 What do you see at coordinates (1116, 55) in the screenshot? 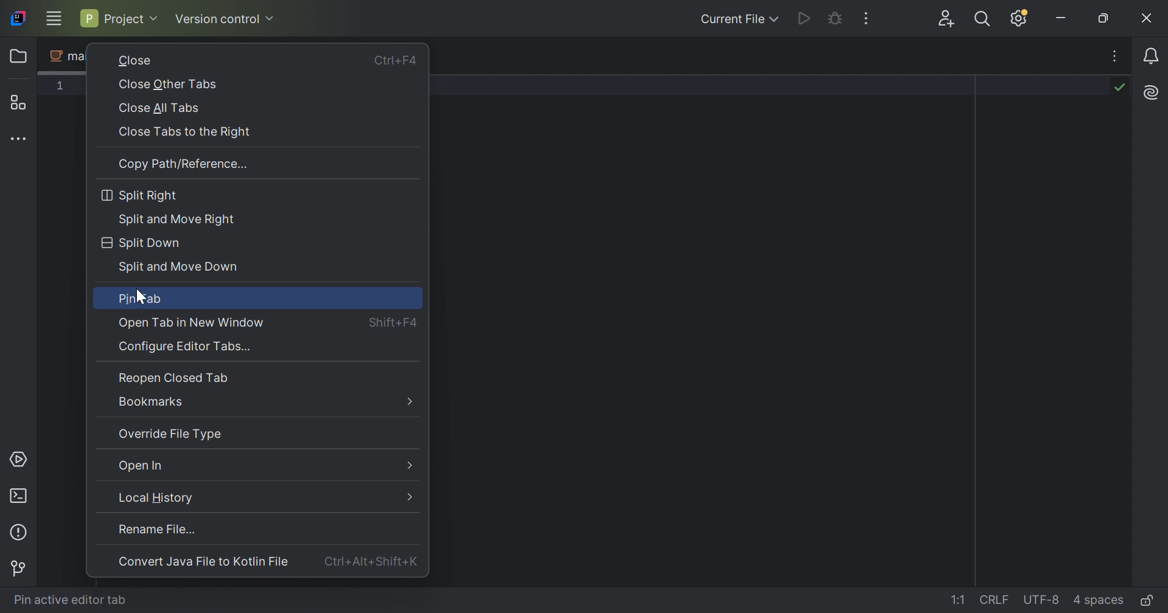
I see `Recent files, tab actions, and more` at bounding box center [1116, 55].